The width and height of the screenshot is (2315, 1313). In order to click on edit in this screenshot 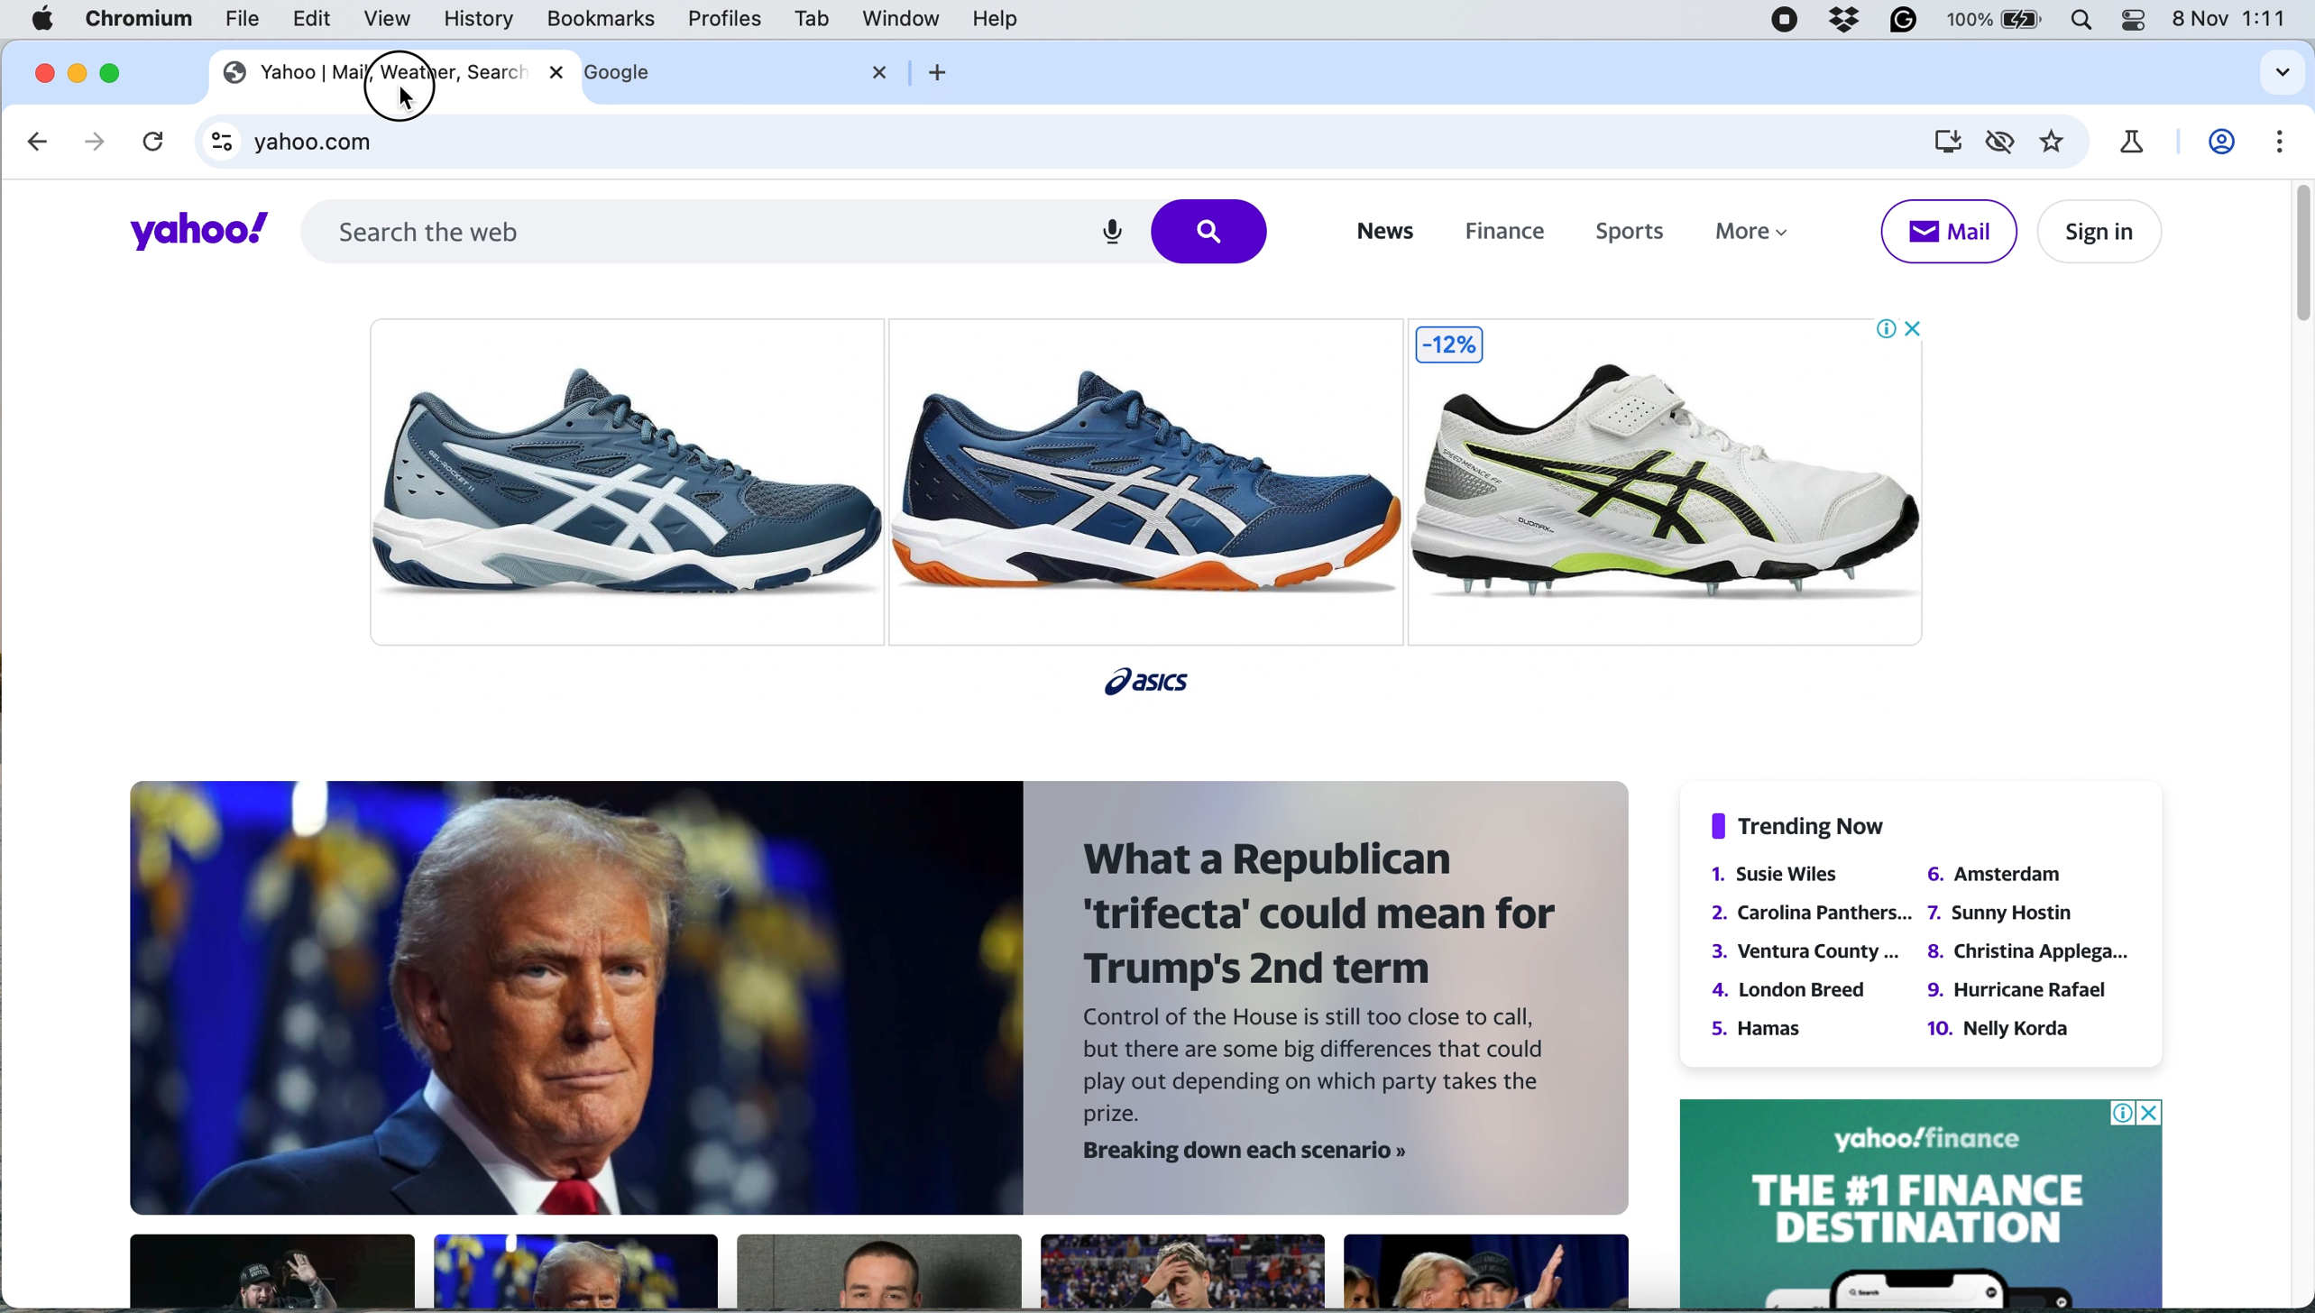, I will do `click(314, 20)`.